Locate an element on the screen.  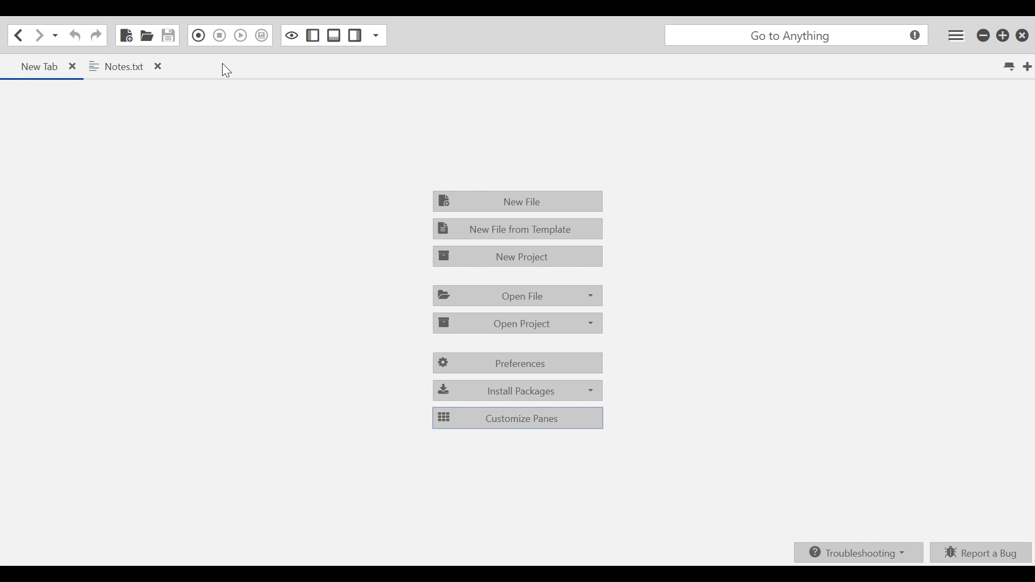
Open File is located at coordinates (146, 36).